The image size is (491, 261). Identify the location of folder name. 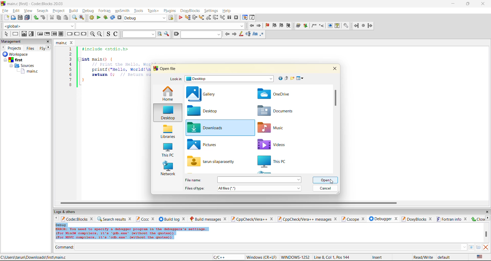
(230, 79).